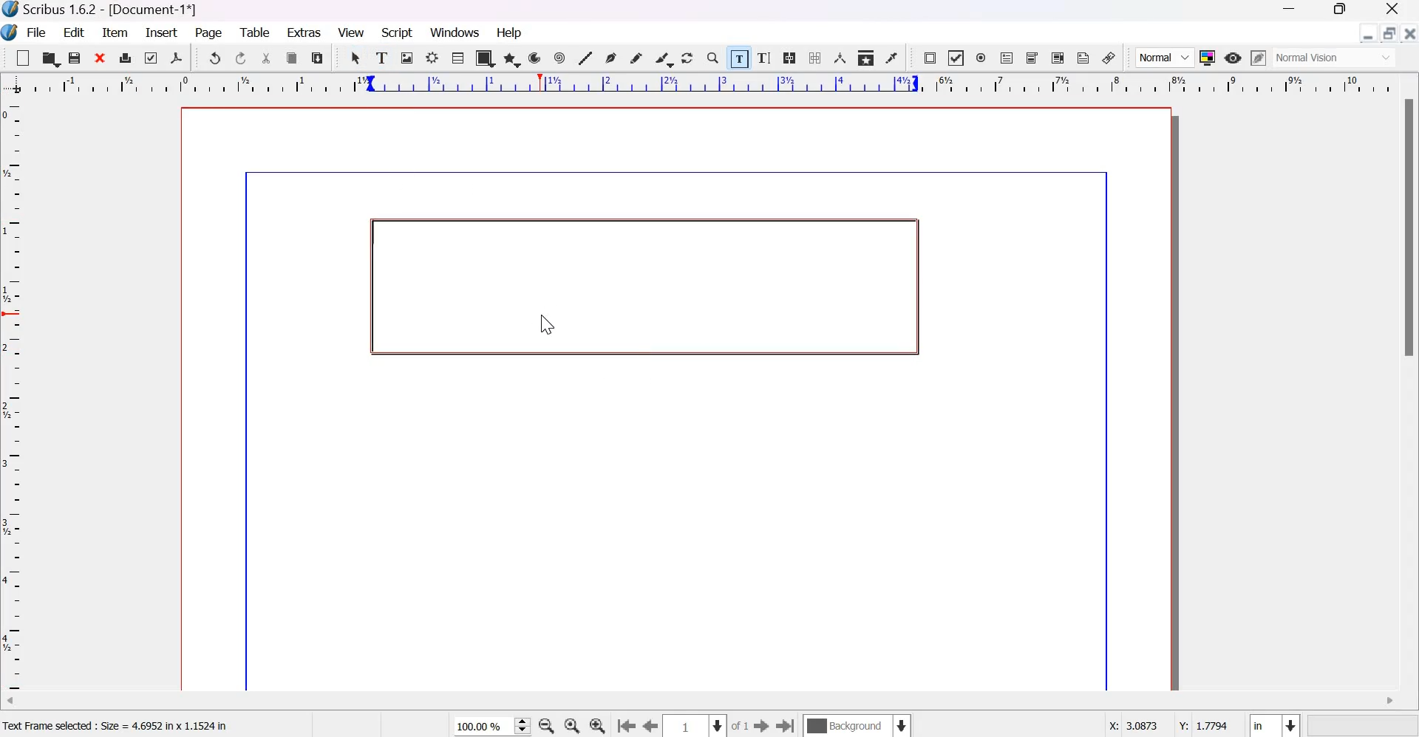 This screenshot has height=737, width=1419. What do you see at coordinates (840, 58) in the screenshot?
I see `measurements` at bounding box center [840, 58].